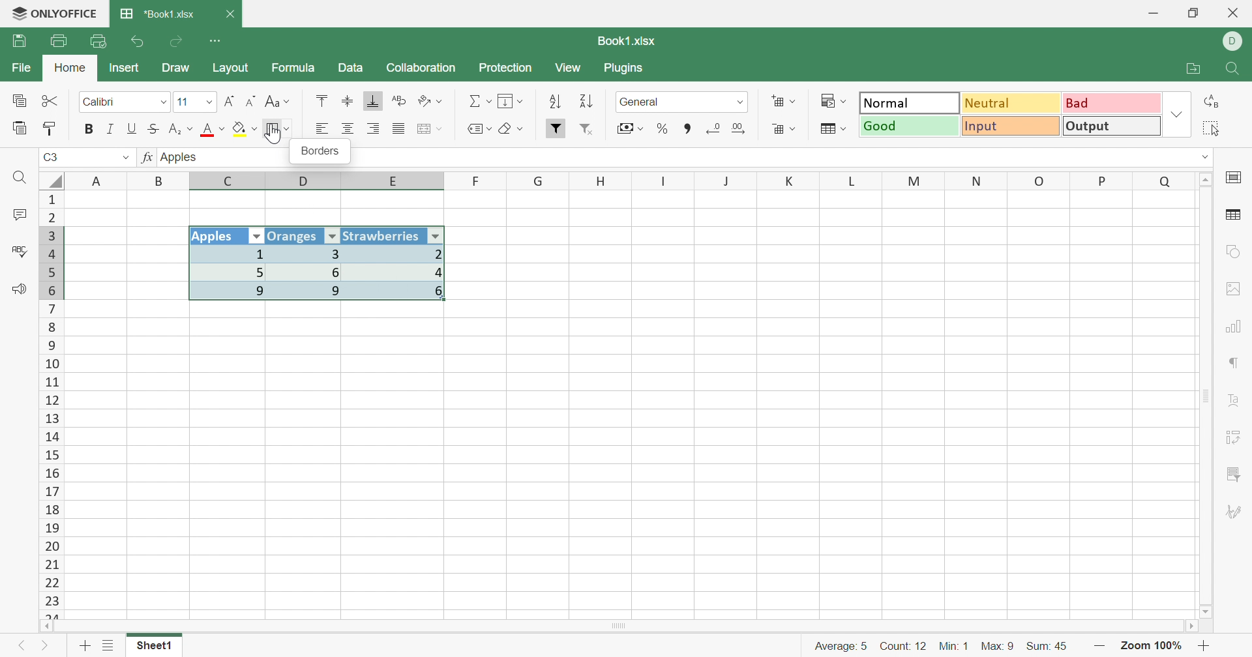 The height and width of the screenshot is (657, 1252). I want to click on Previous, so click(20, 649).